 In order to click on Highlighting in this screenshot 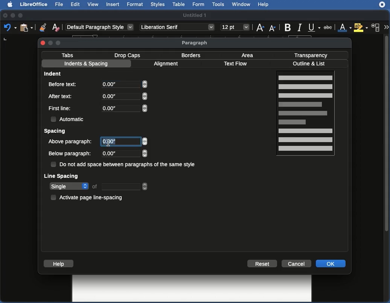, I will do `click(361, 27)`.